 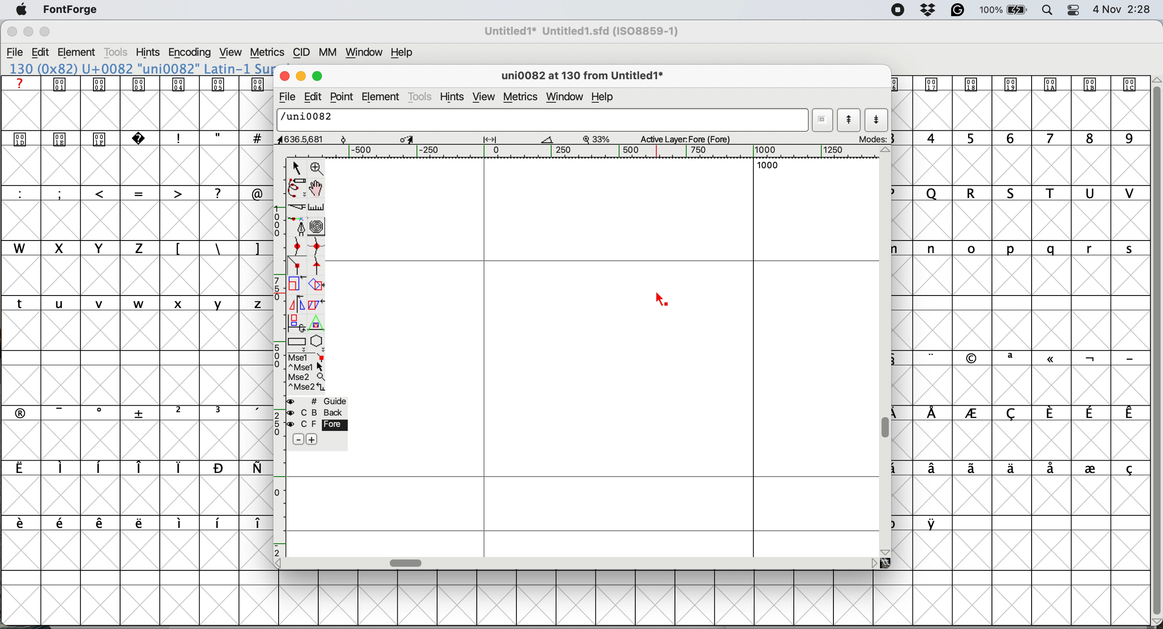 What do you see at coordinates (140, 523) in the screenshot?
I see `symbols` at bounding box center [140, 523].